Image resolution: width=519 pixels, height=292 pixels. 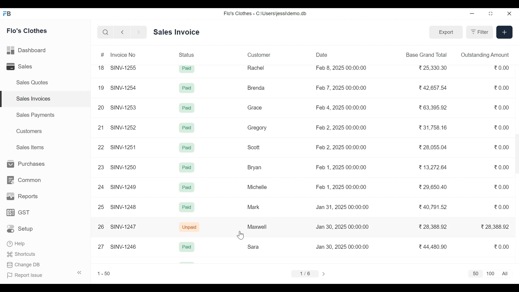 What do you see at coordinates (255, 108) in the screenshot?
I see `Grace` at bounding box center [255, 108].